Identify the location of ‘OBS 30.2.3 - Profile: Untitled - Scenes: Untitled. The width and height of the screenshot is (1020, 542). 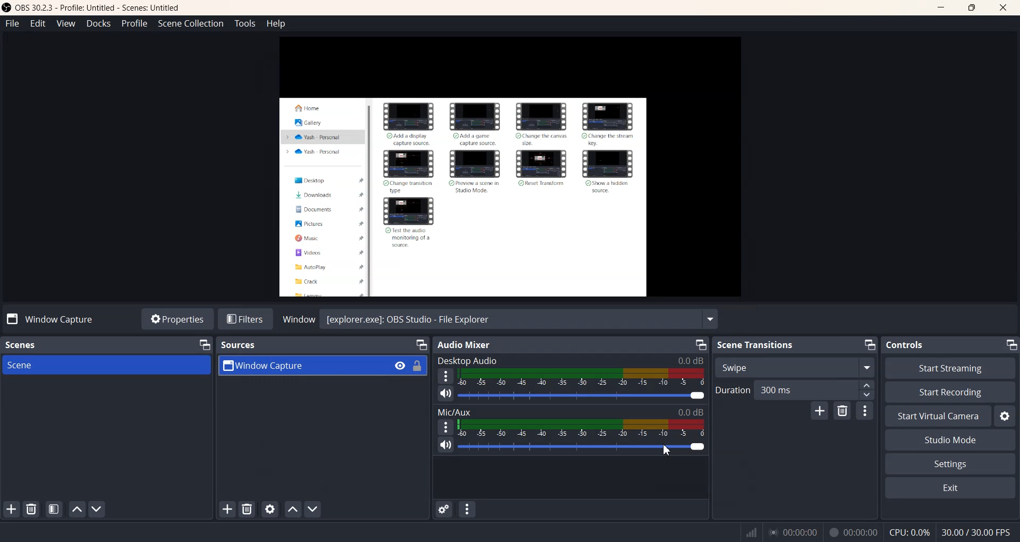
(92, 7).